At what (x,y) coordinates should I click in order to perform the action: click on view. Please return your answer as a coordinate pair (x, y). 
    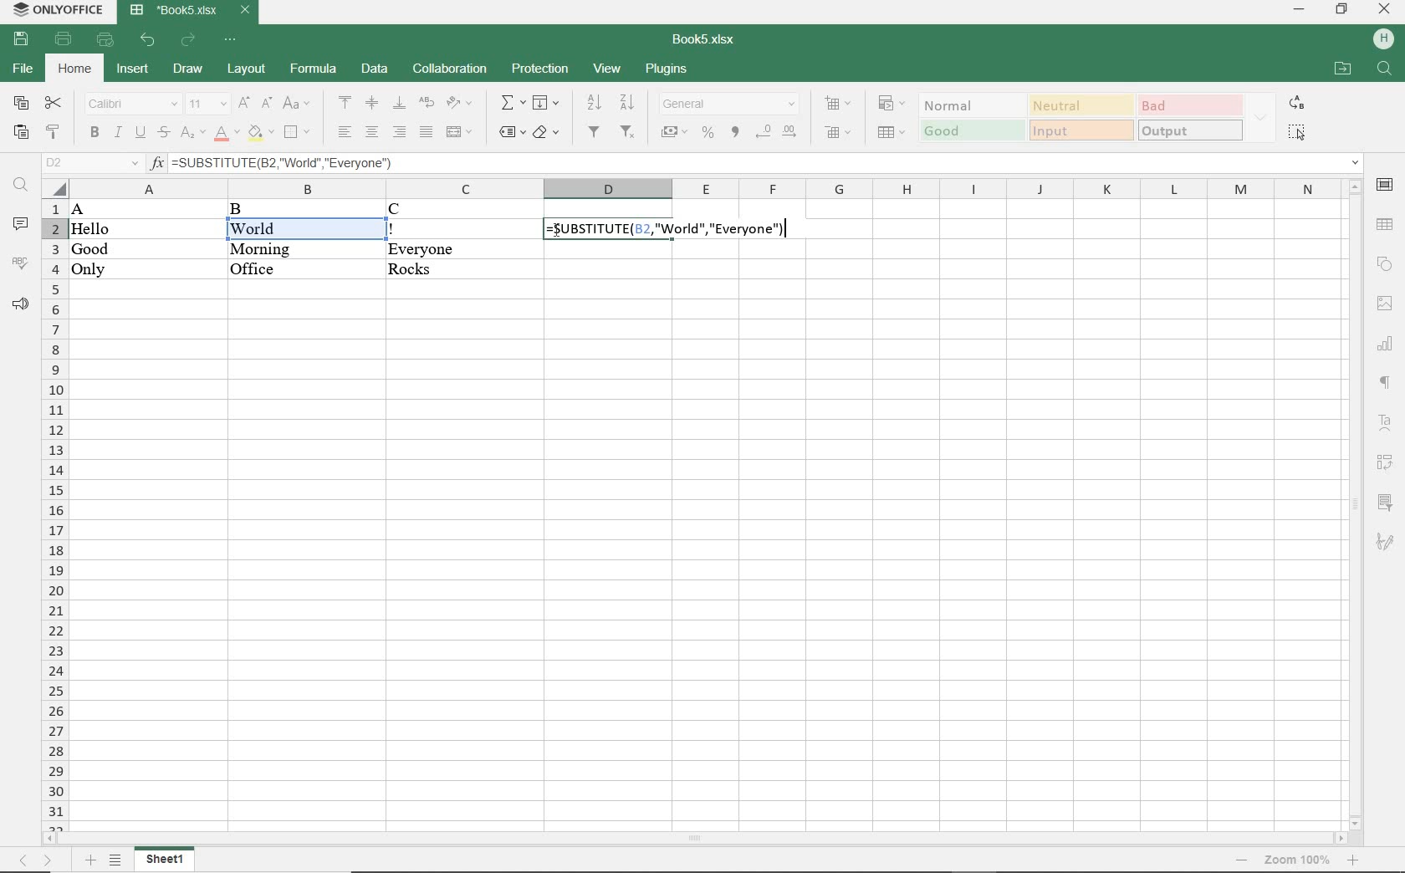
    Looking at the image, I should click on (608, 69).